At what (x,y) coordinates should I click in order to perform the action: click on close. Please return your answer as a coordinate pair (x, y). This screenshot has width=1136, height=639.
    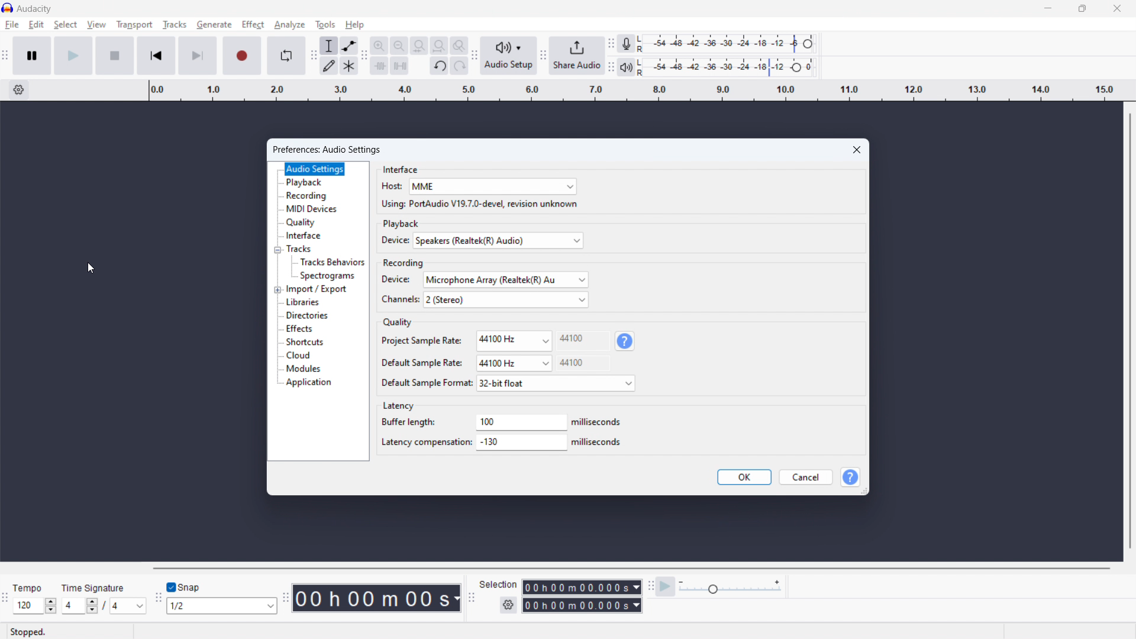
    Looking at the image, I should click on (858, 150).